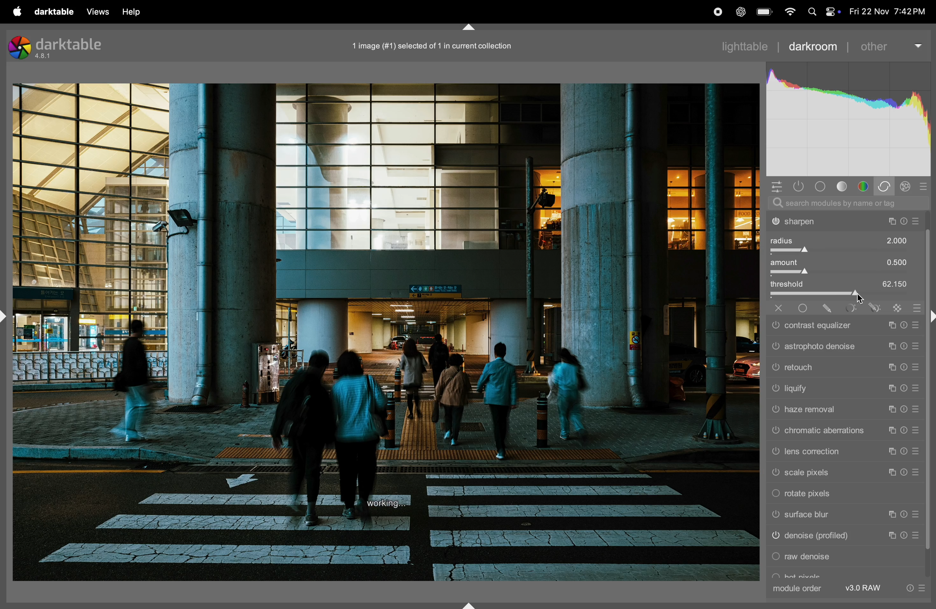 The width and height of the screenshot is (936, 609). I want to click on shift+ctrl+r, so click(930, 316).